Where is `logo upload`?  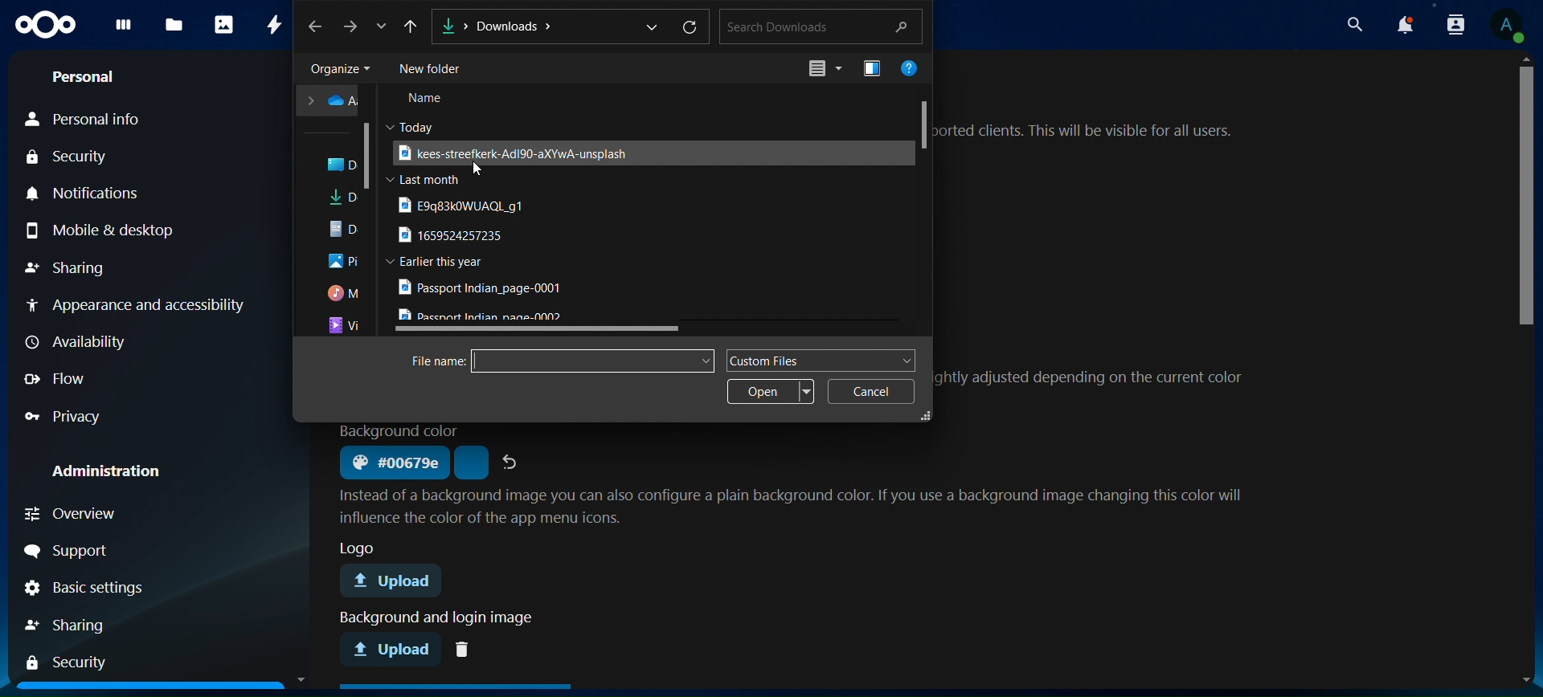 logo upload is located at coordinates (397, 582).